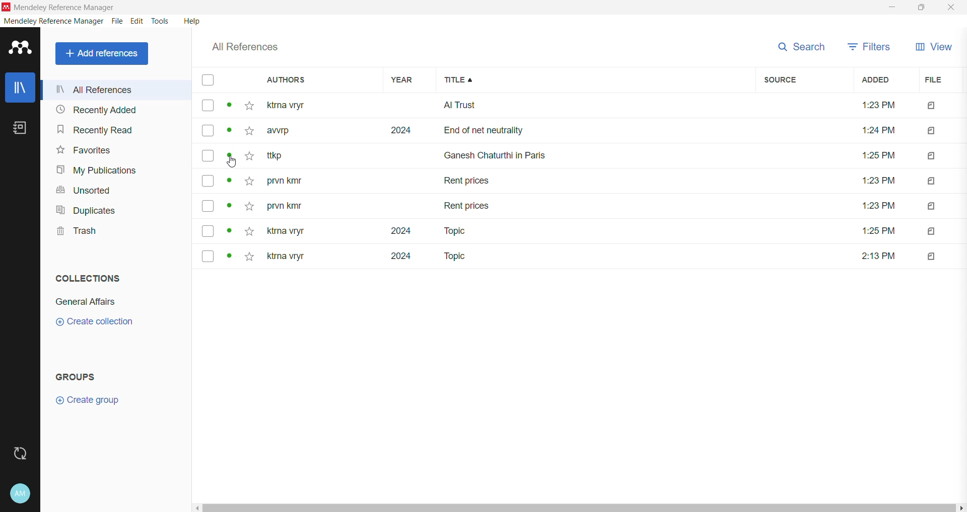 Image resolution: width=967 pixels, height=512 pixels. Describe the element at coordinates (103, 54) in the screenshot. I see `Add References` at that location.